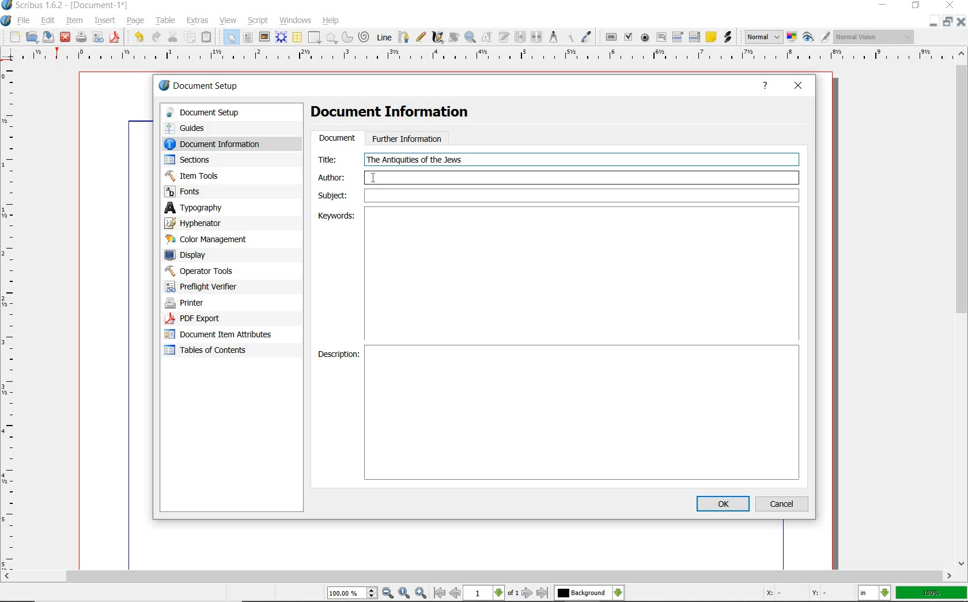 The width and height of the screenshot is (968, 602). What do you see at coordinates (710, 38) in the screenshot?
I see `text annotation` at bounding box center [710, 38].